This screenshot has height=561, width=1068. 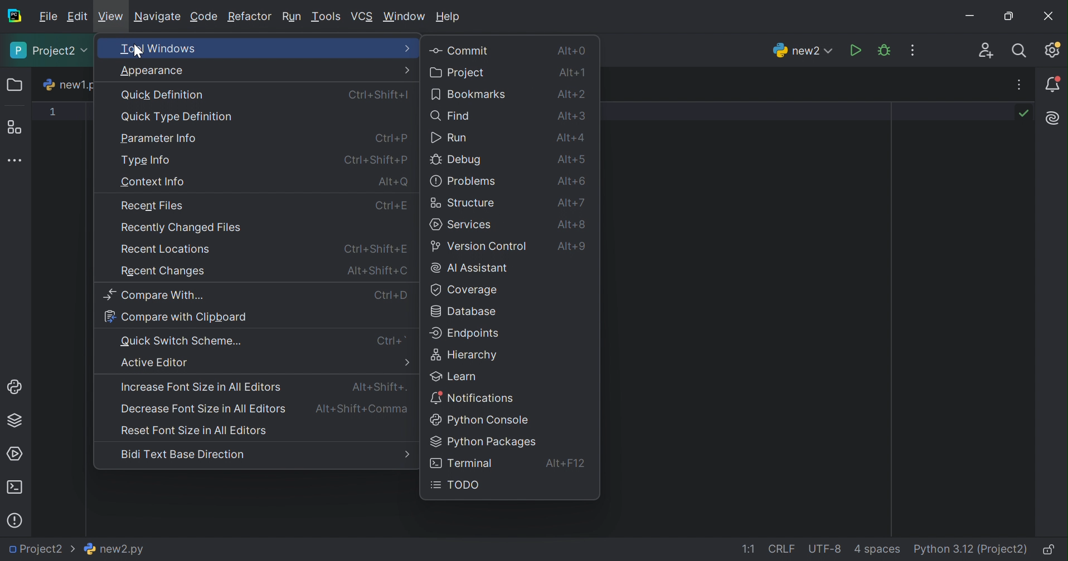 What do you see at coordinates (290, 15) in the screenshot?
I see `Run` at bounding box center [290, 15].